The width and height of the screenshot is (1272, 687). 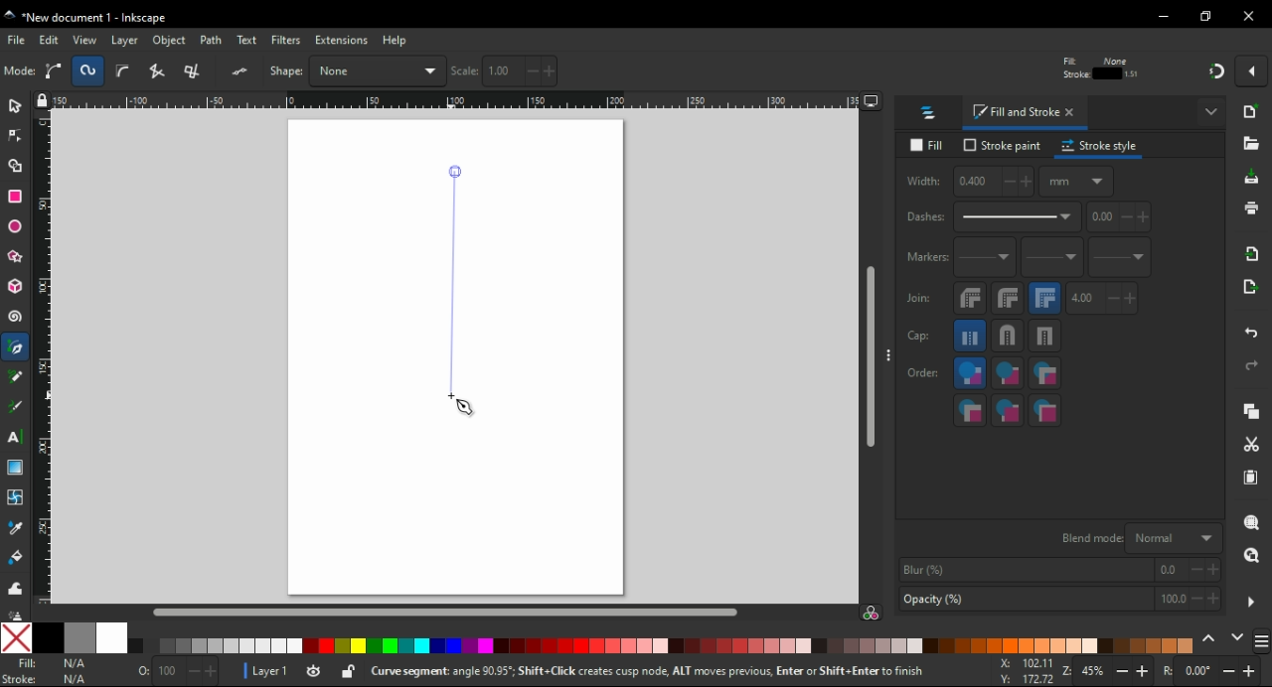 I want to click on snap options, so click(x=1254, y=69).